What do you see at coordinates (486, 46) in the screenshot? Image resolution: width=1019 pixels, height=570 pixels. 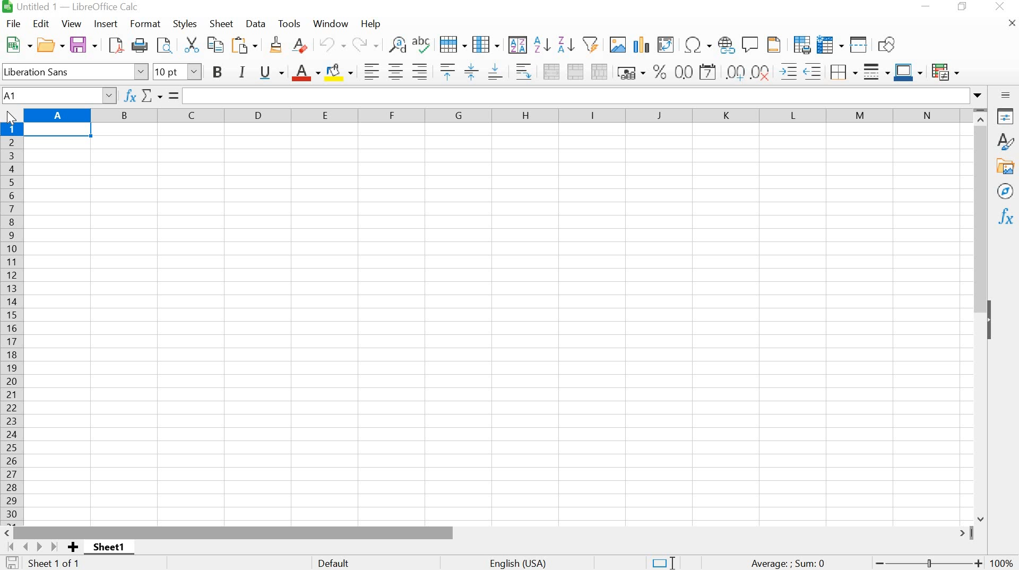 I see `Column` at bounding box center [486, 46].